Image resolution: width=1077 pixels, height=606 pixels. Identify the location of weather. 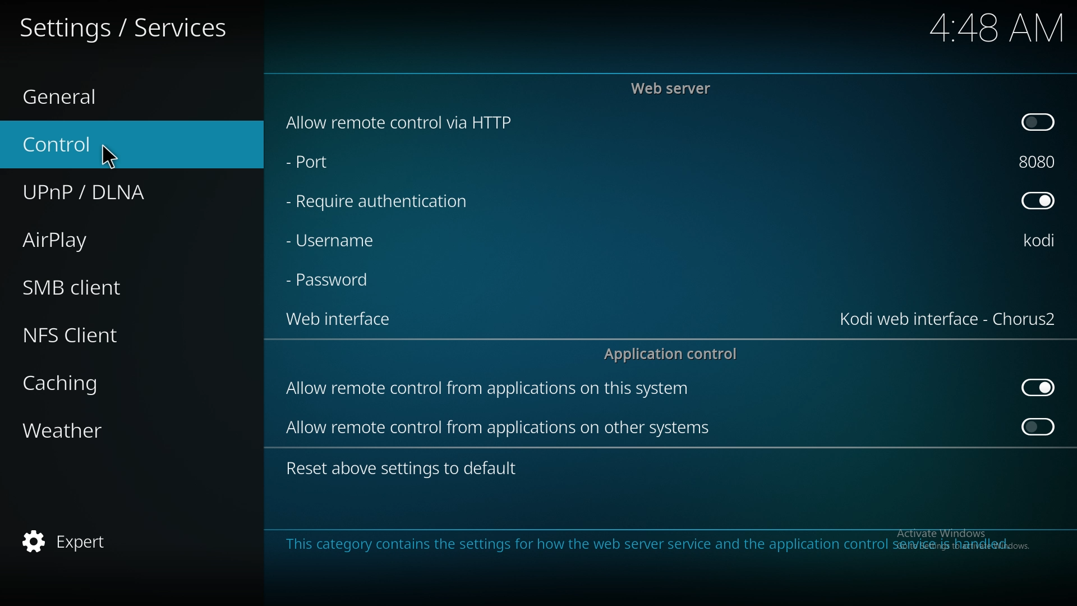
(86, 431).